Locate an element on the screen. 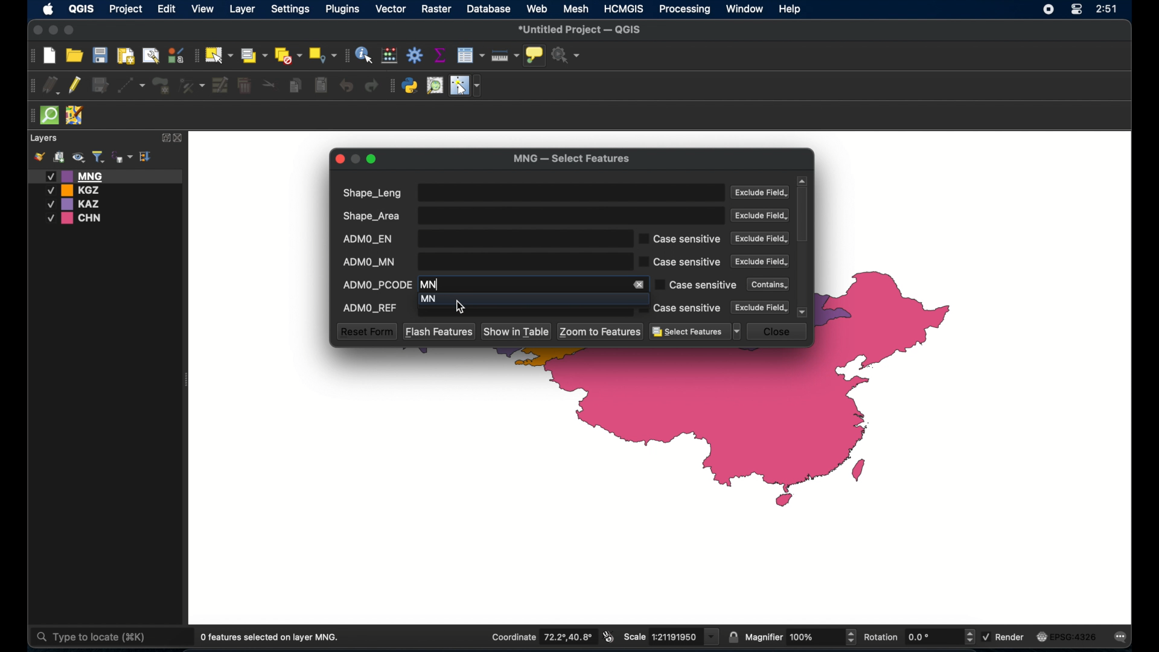  layers is located at coordinates (45, 138).